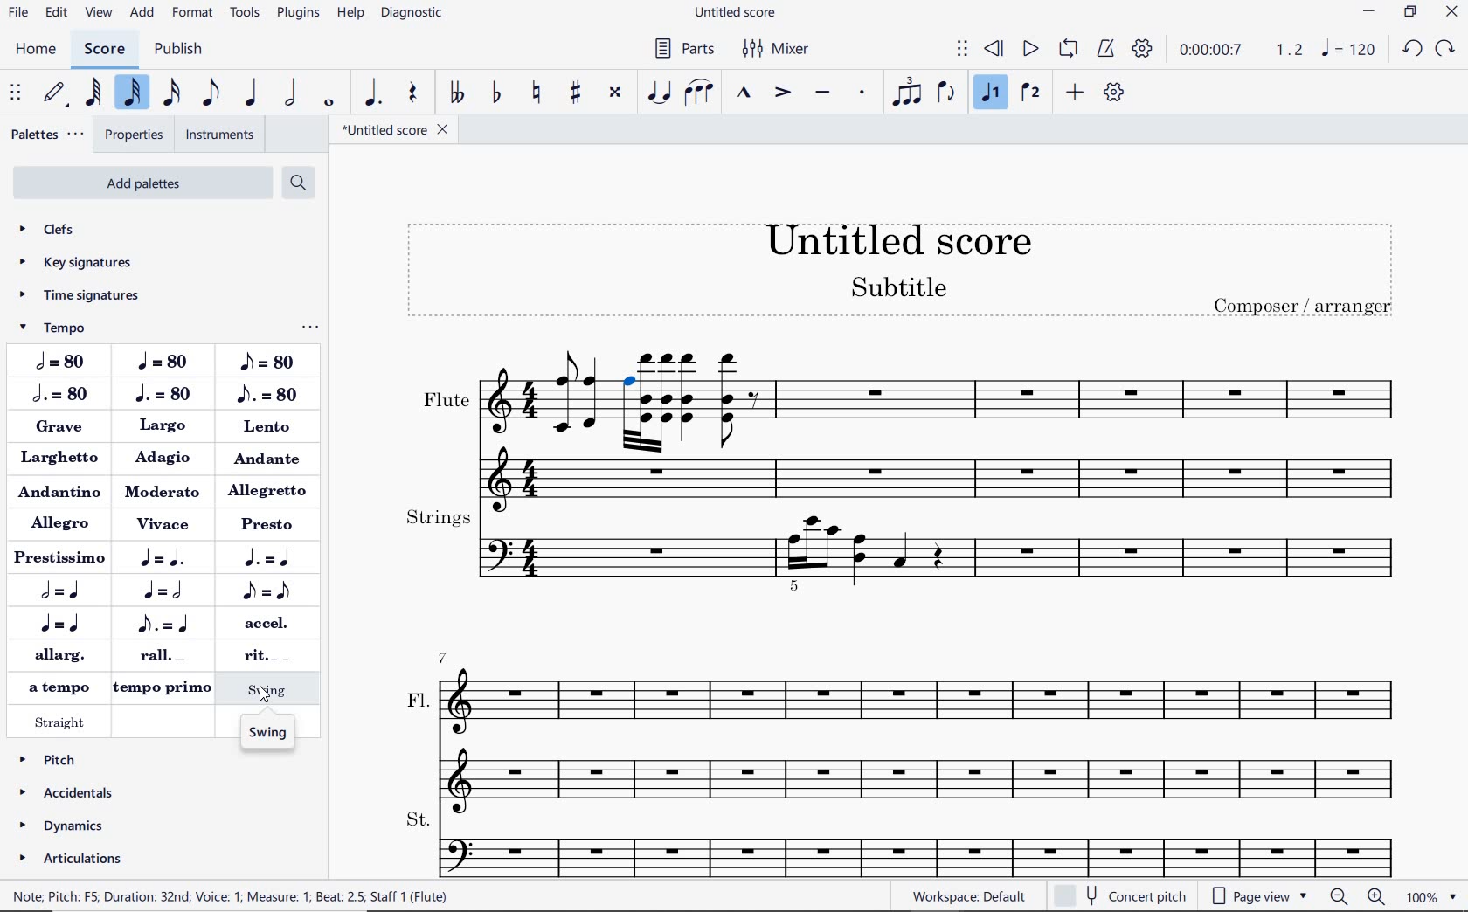 This screenshot has width=1468, height=912. Describe the element at coordinates (538, 93) in the screenshot. I see `TOGGLE NATURAL` at that location.